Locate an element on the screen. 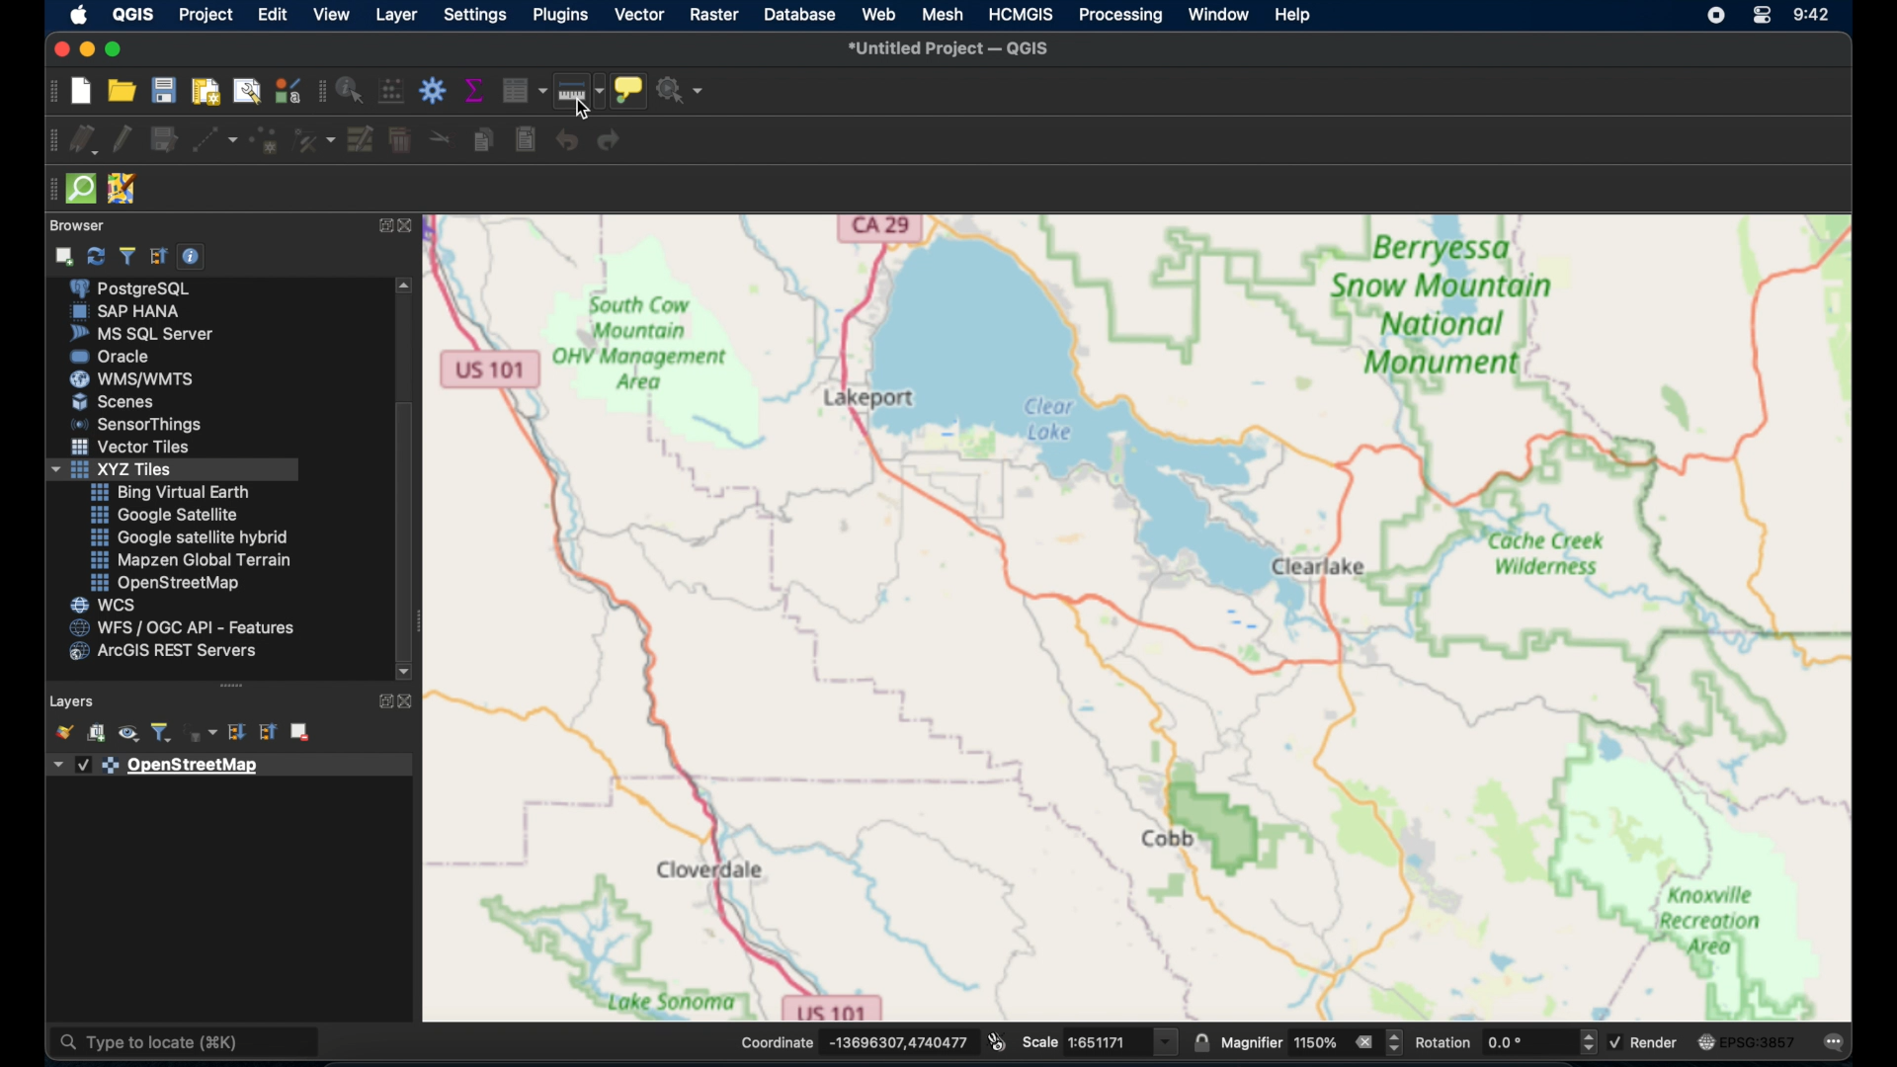 The image size is (1897, 1067). measure line is located at coordinates (579, 91).